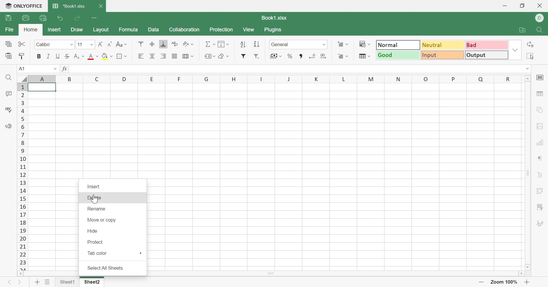  I want to click on Change case, so click(118, 44).